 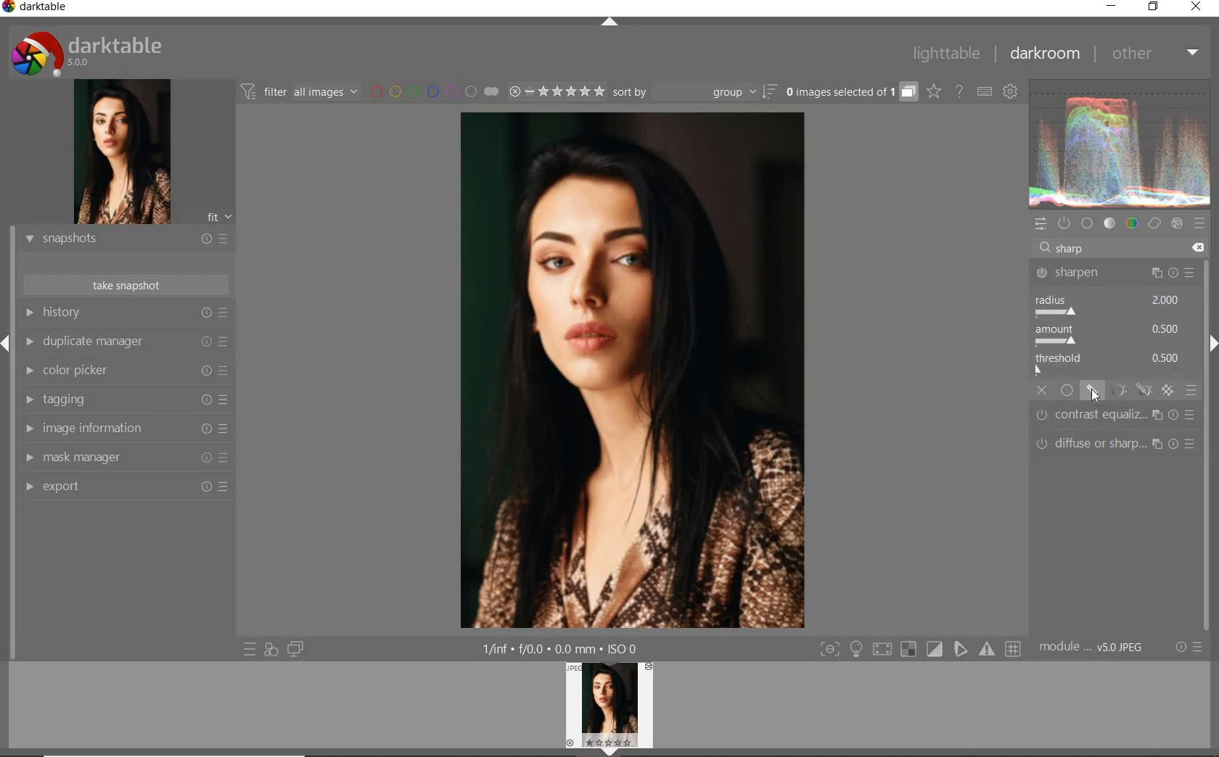 I want to click on quick access panel, so click(x=1043, y=226).